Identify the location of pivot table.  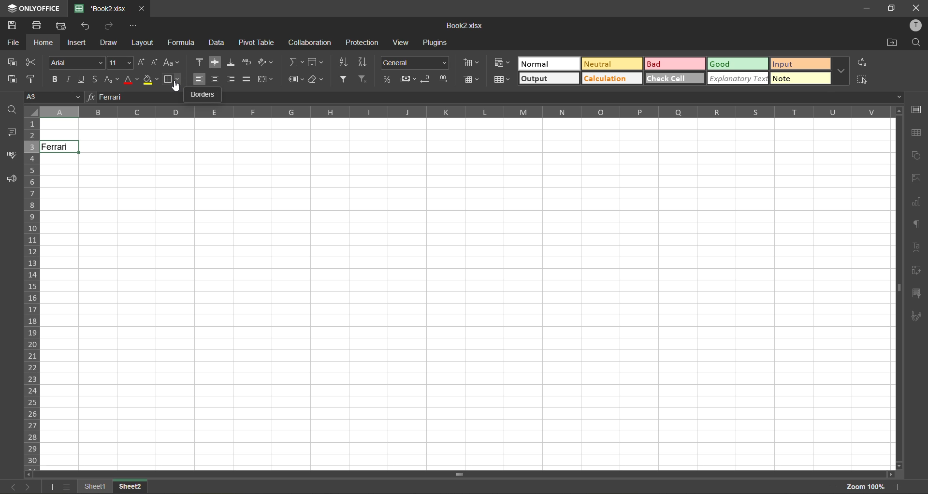
(257, 42).